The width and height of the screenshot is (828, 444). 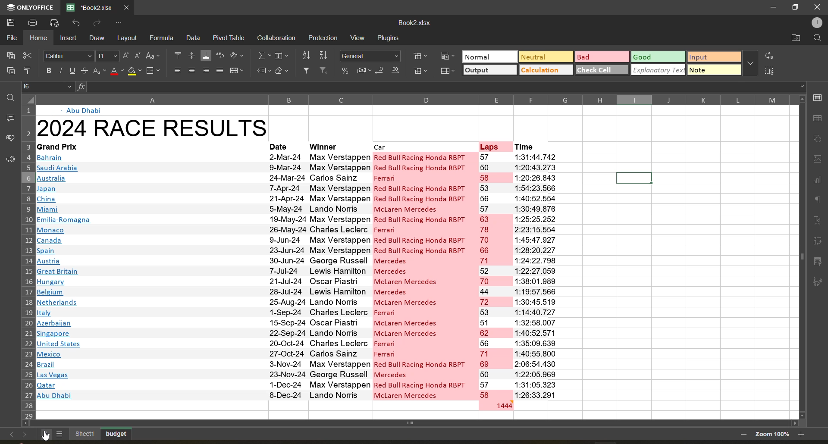 I want to click on zoom out, so click(x=800, y=435).